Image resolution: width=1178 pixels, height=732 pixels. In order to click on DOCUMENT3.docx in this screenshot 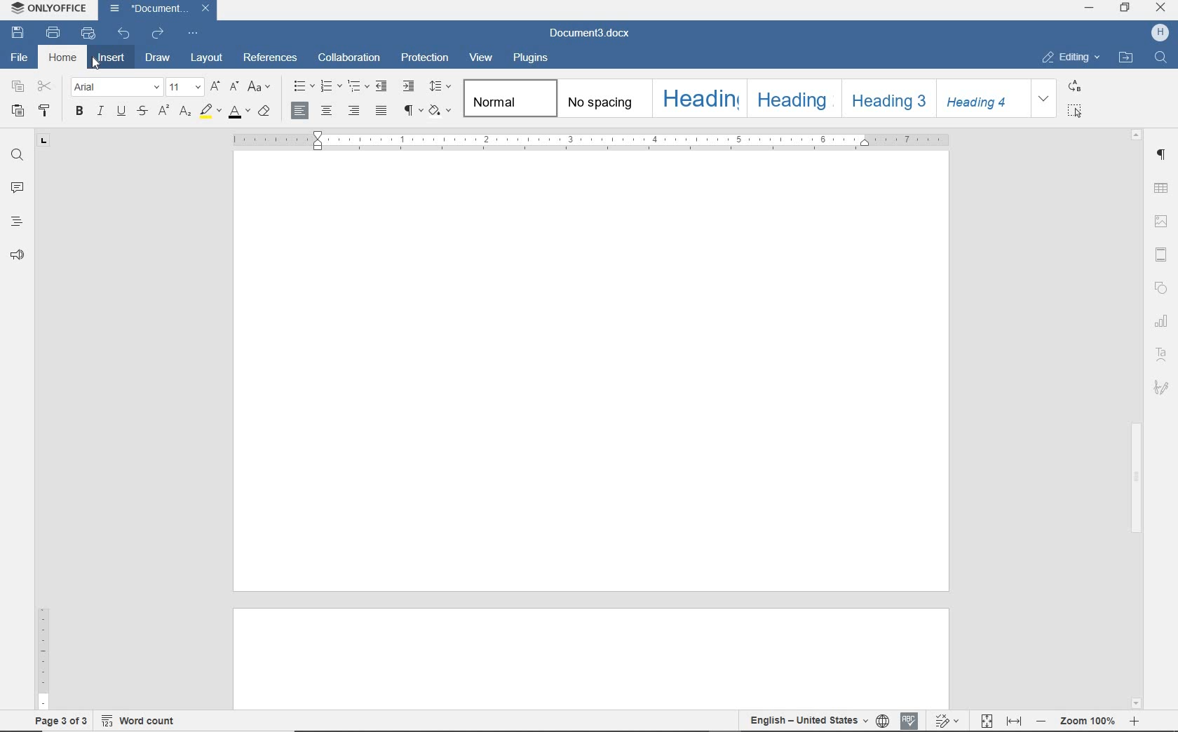, I will do `click(591, 34)`.